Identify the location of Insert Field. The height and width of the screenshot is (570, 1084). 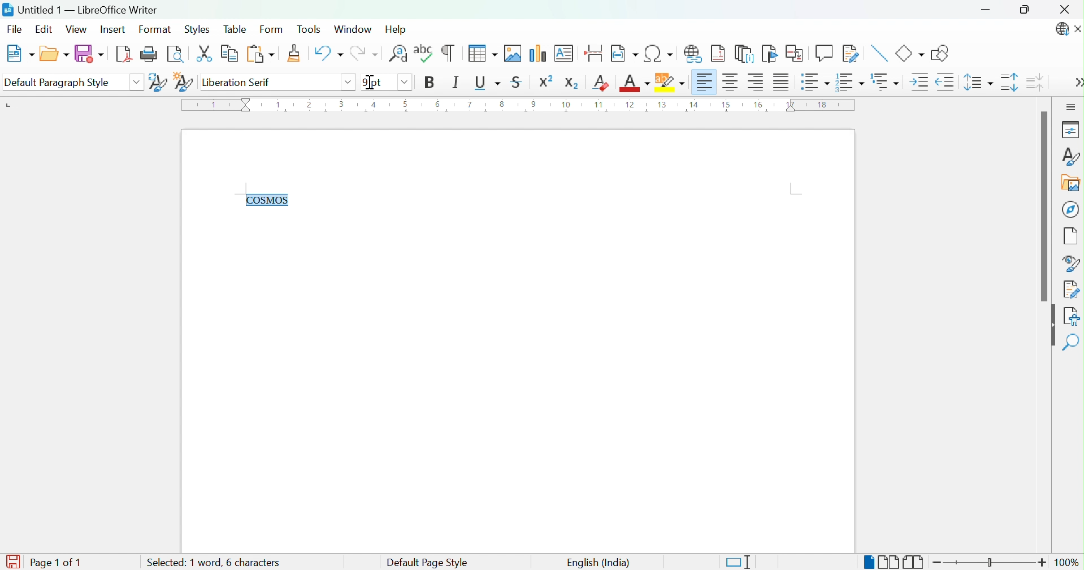
(623, 52).